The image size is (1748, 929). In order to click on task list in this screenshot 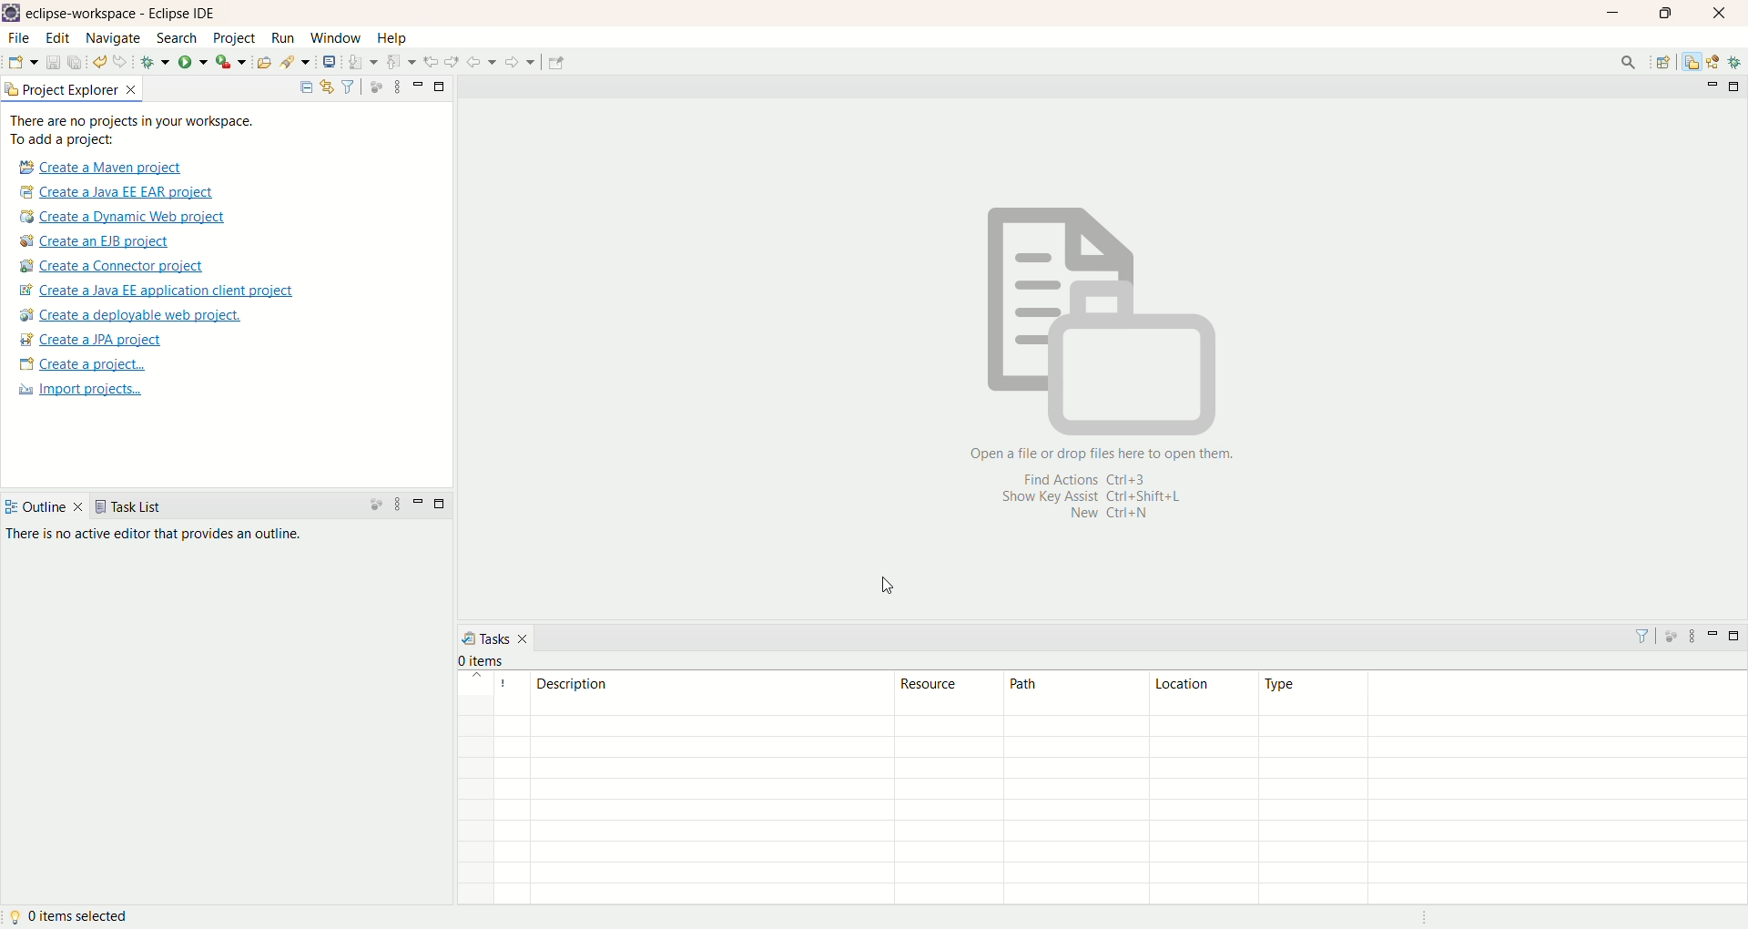, I will do `click(131, 508)`.